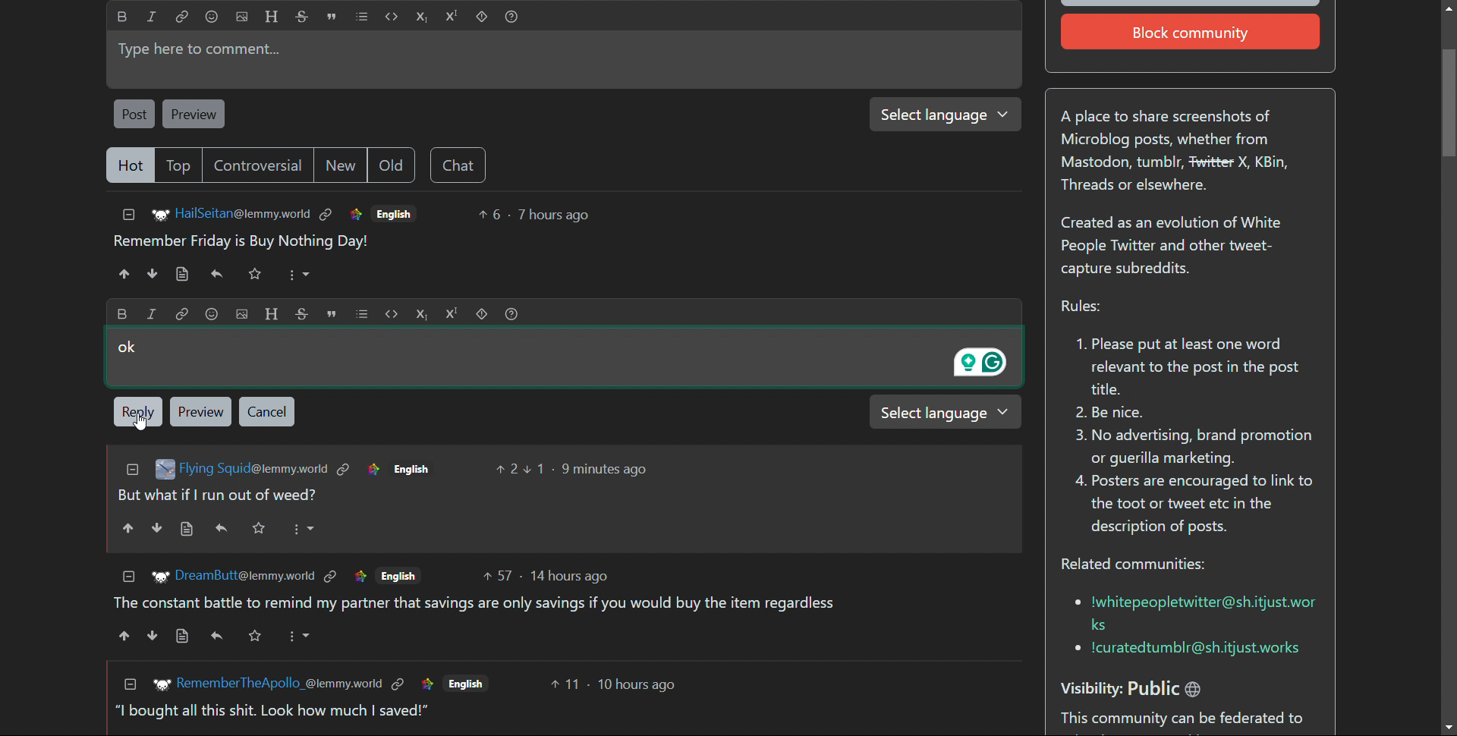 This screenshot has width=1457, height=736. Describe the element at coordinates (122, 274) in the screenshot. I see `upvotes` at that location.